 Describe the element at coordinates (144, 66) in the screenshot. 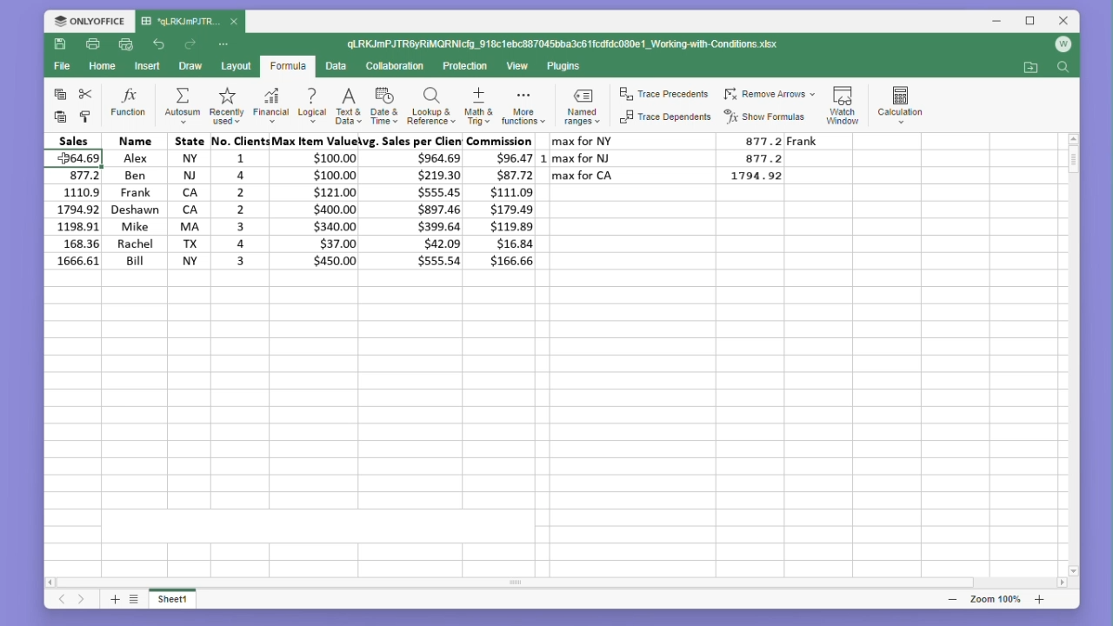

I see `Insert` at that location.